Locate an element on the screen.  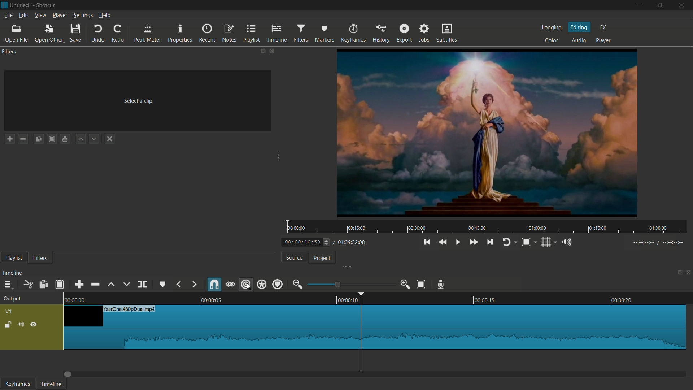
adjustment bar is located at coordinates (351, 284).